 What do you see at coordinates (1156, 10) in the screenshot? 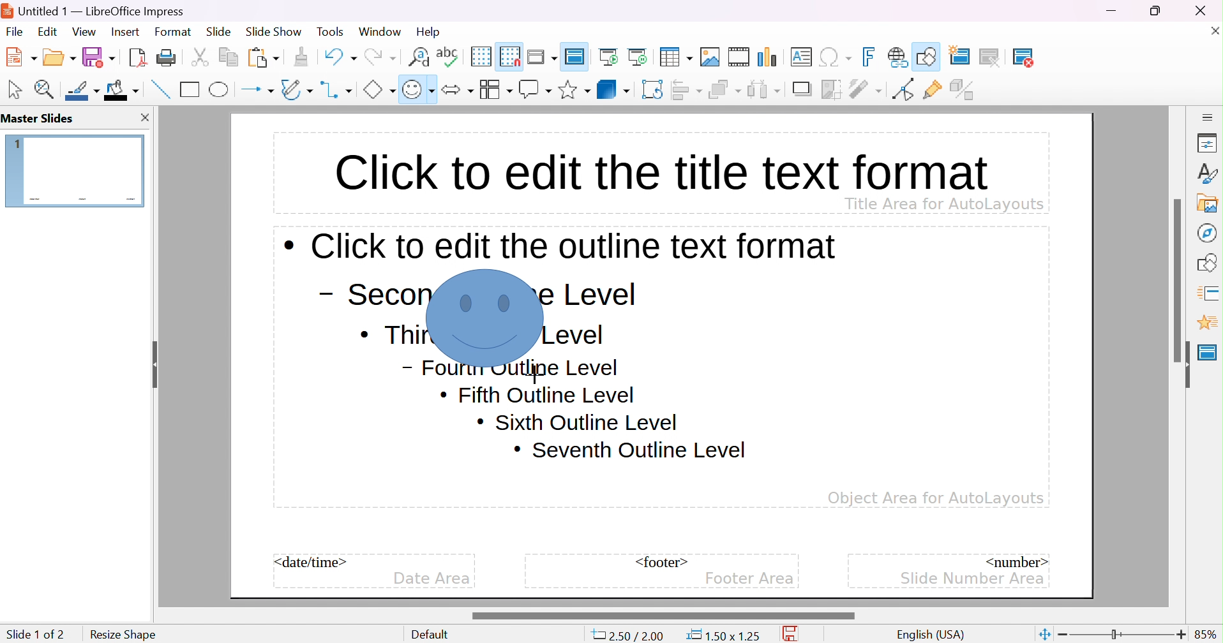
I see `restore down` at bounding box center [1156, 10].